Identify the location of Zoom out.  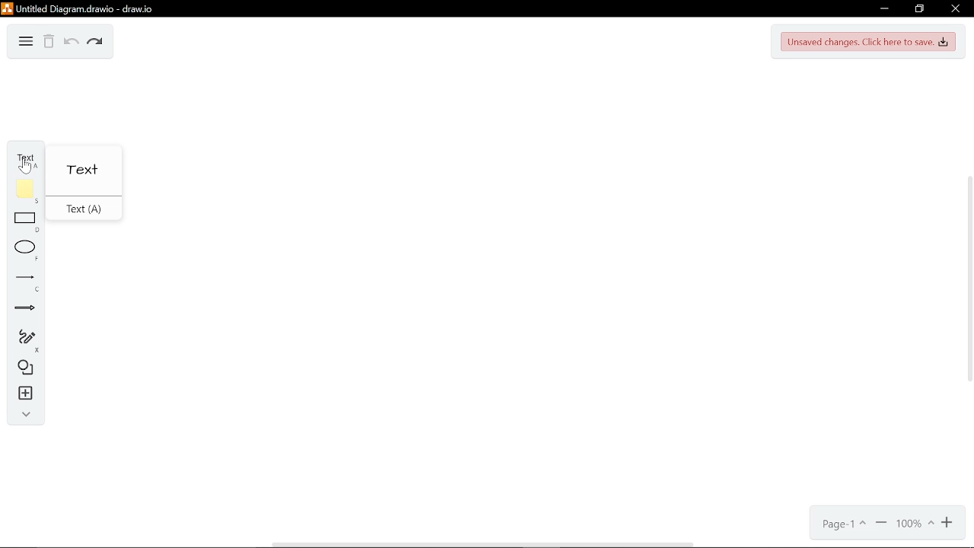
(881, 524).